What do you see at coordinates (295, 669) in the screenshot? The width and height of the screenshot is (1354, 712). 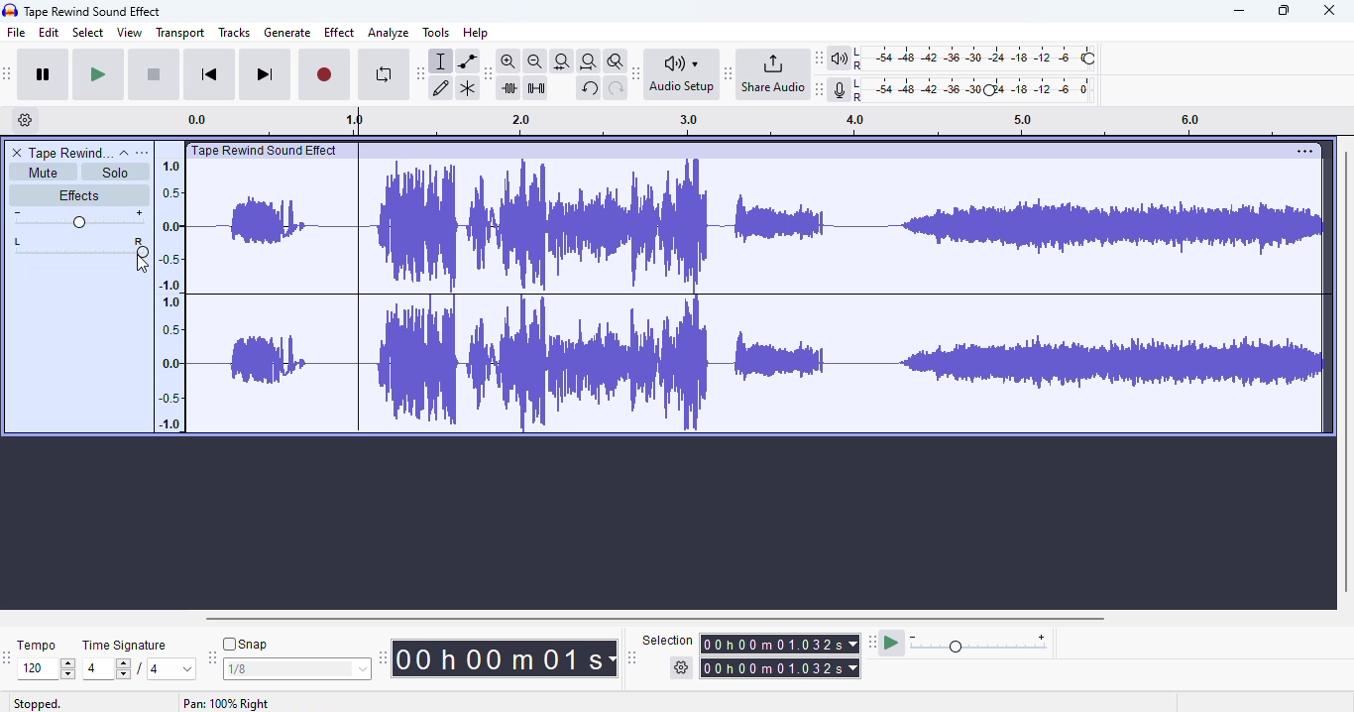 I see `1/8` at bounding box center [295, 669].